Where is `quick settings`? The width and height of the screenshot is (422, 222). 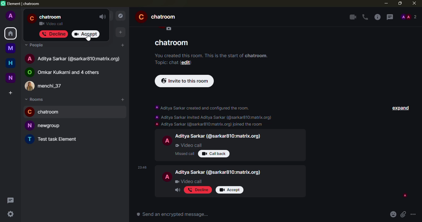
quick settings is located at coordinates (11, 215).